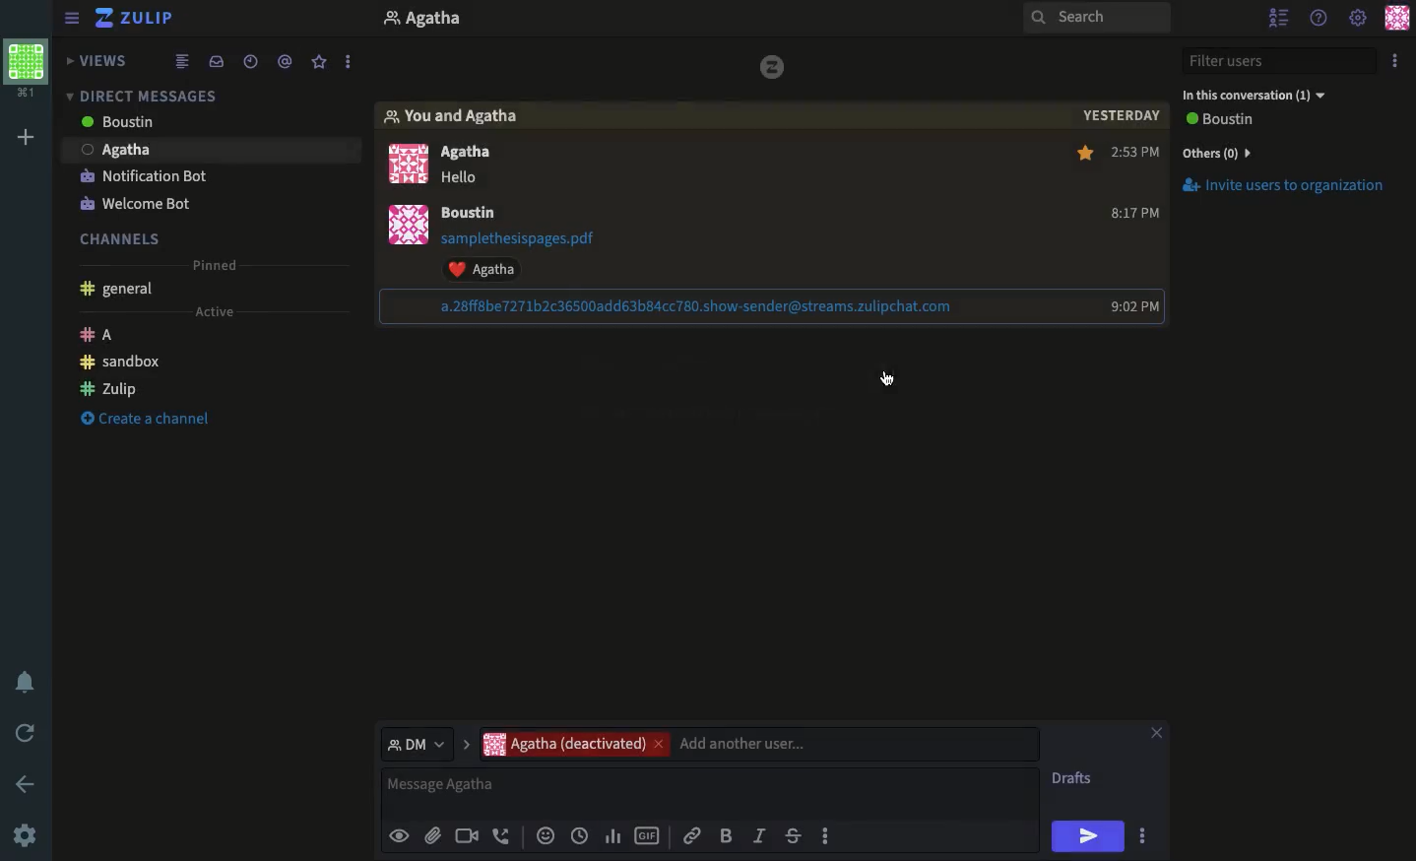 Image resolution: width=1416 pixels, height=861 pixels. What do you see at coordinates (891, 380) in the screenshot?
I see `Checked status` at bounding box center [891, 380].